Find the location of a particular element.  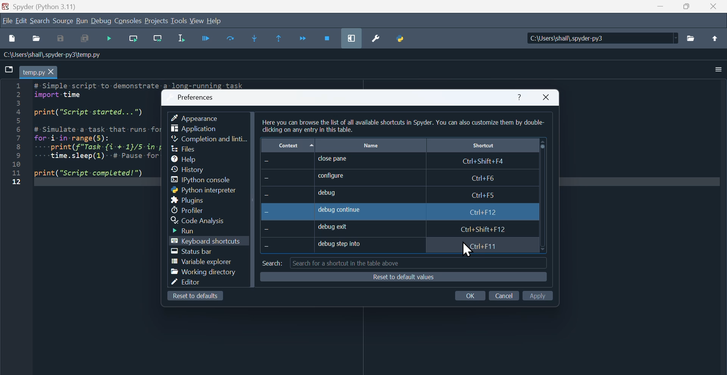

Projects is located at coordinates (156, 20).